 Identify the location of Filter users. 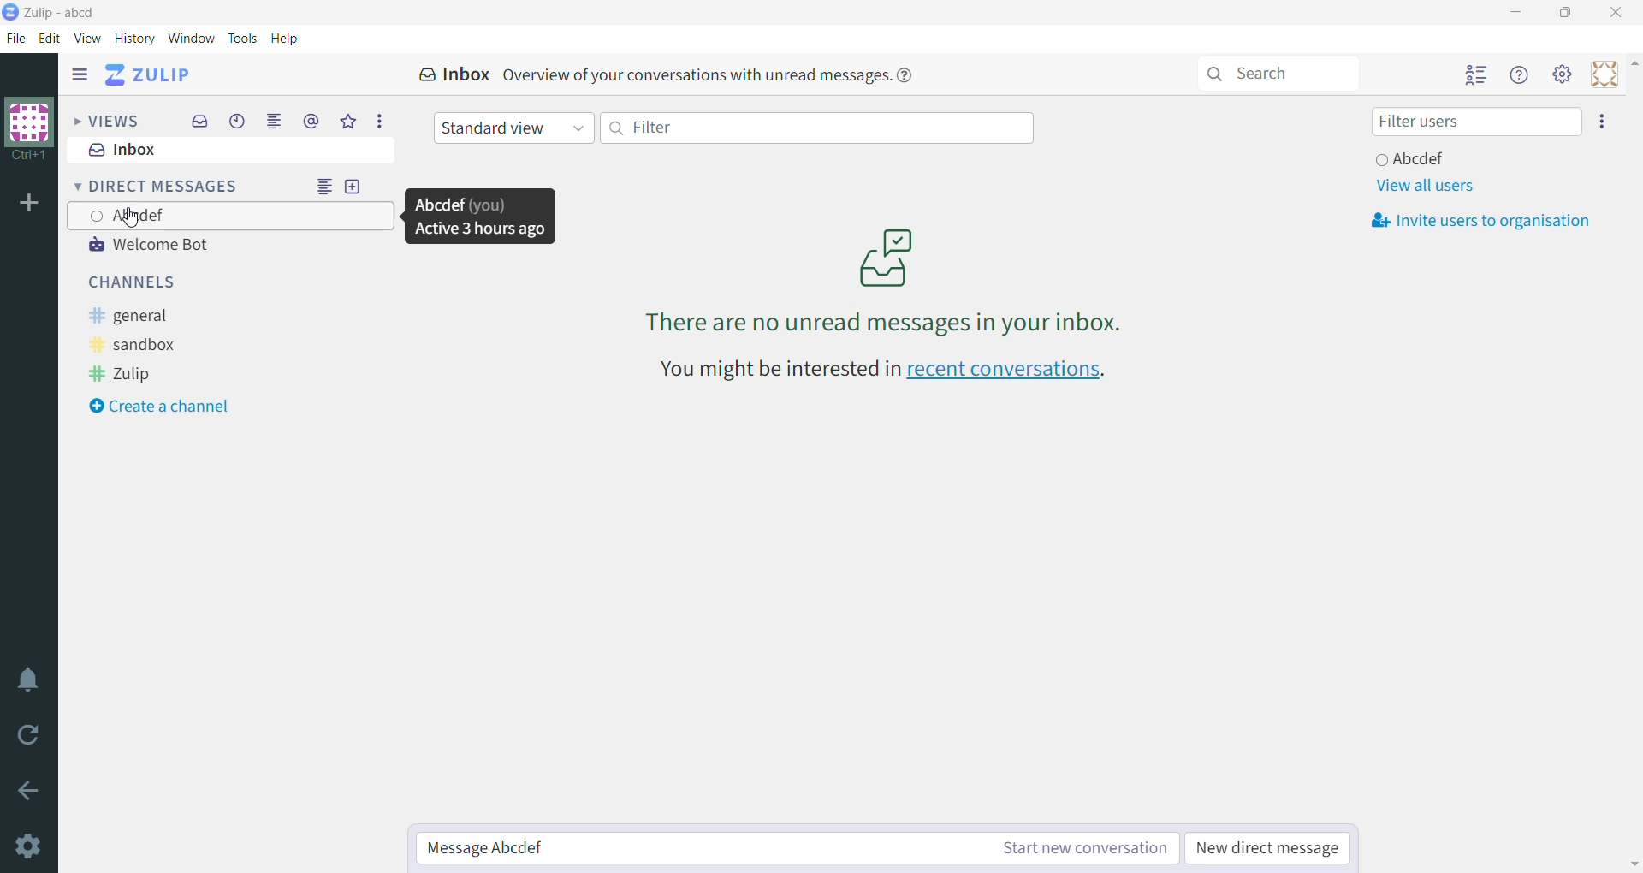
(1474, 122).